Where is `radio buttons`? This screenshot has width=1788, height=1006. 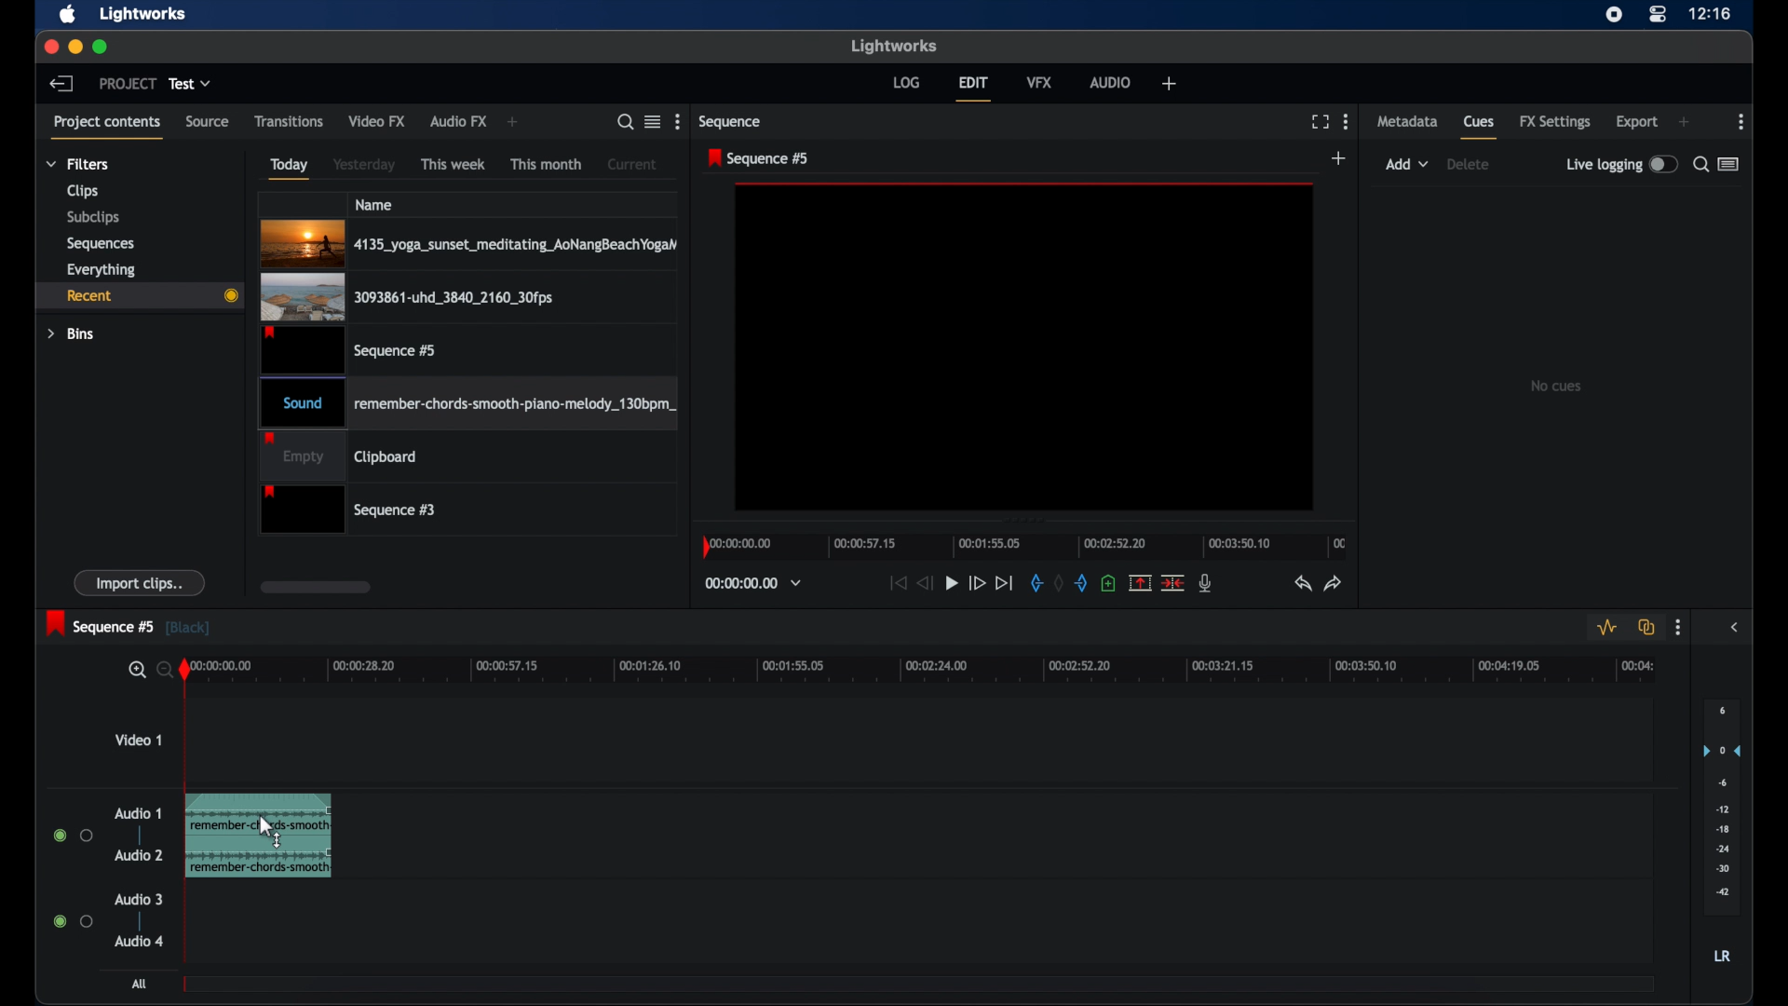 radio buttons is located at coordinates (74, 920).